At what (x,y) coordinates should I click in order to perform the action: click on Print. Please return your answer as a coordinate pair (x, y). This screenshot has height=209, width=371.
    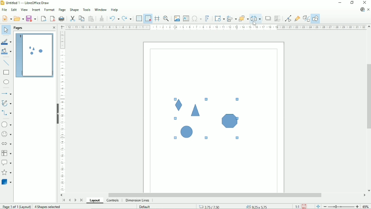
    Looking at the image, I should click on (61, 18).